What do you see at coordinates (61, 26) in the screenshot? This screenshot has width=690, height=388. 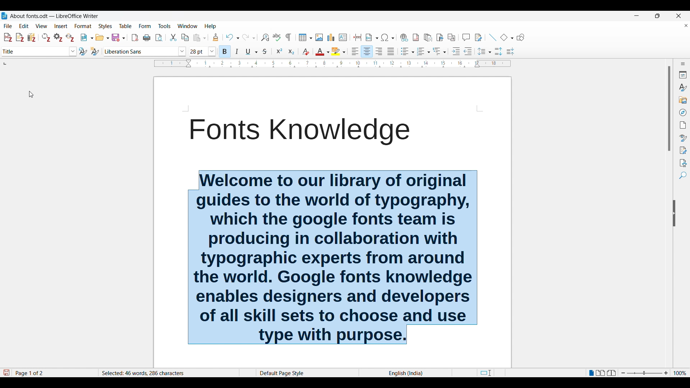 I see `Insert menu` at bounding box center [61, 26].